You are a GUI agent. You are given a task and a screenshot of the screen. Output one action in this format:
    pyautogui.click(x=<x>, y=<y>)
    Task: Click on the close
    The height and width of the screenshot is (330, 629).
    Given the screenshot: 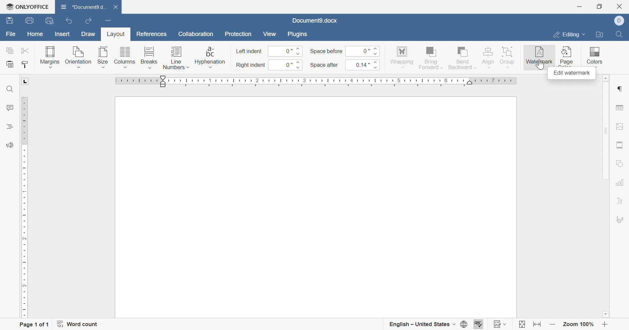 What is the action you would take?
    pyautogui.click(x=119, y=8)
    